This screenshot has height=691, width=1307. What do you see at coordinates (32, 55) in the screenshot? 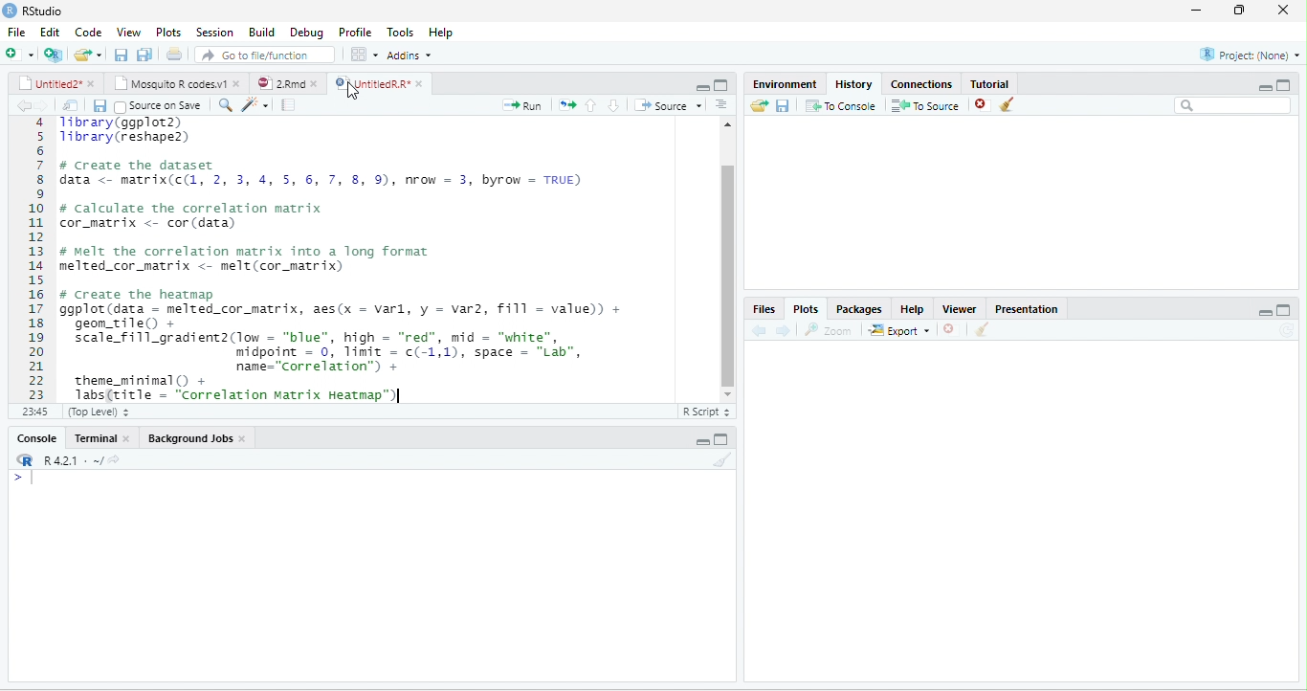
I see `add file` at bounding box center [32, 55].